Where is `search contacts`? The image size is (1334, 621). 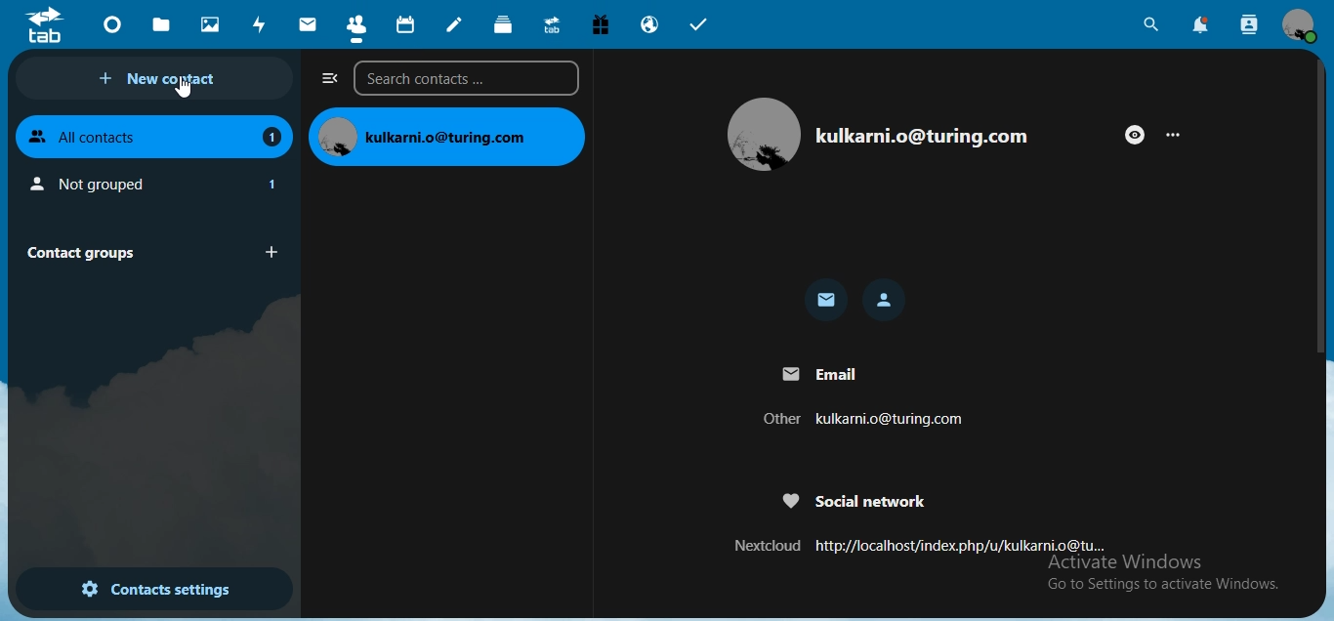
search contacts is located at coordinates (465, 80).